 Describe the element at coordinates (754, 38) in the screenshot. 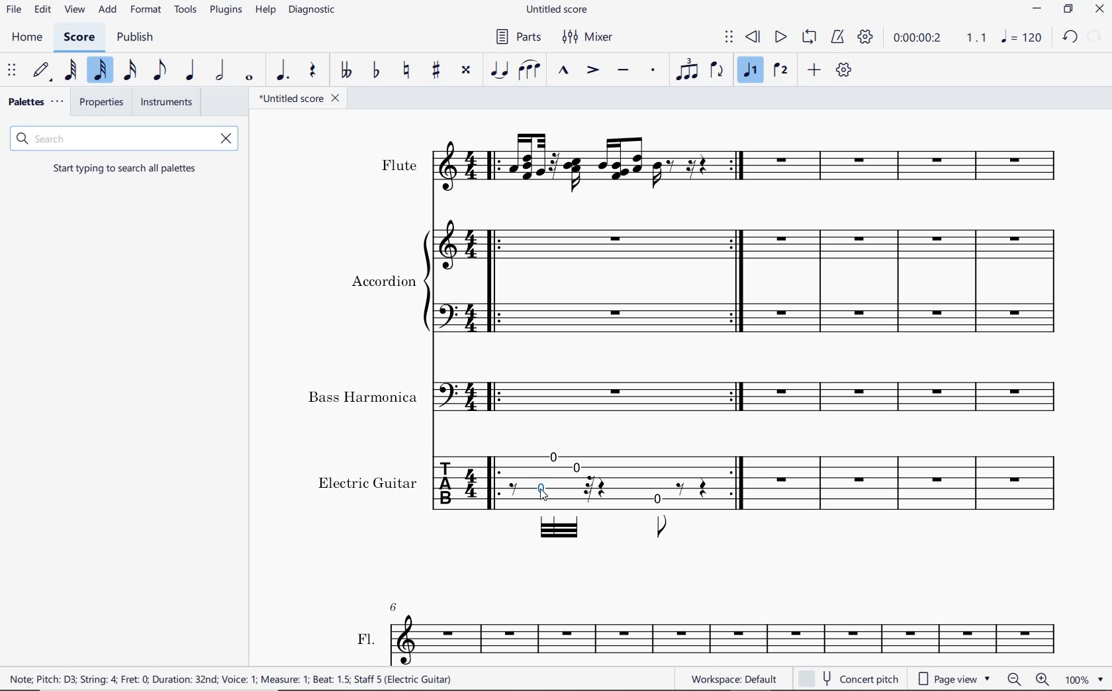

I see `rewind` at that location.